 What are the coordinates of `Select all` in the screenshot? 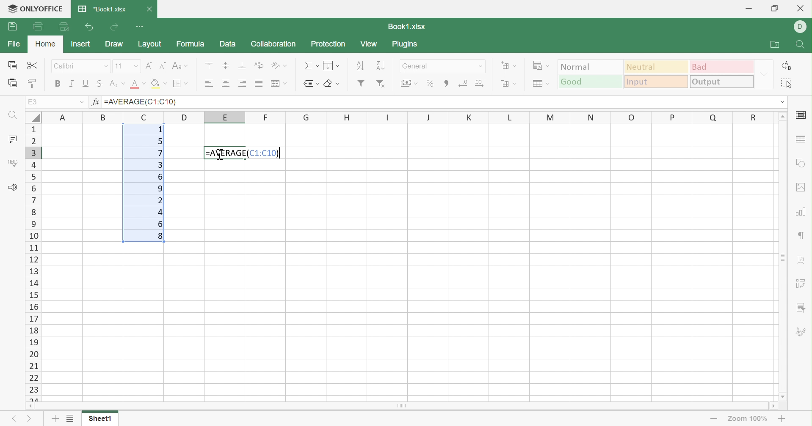 It's located at (787, 85).